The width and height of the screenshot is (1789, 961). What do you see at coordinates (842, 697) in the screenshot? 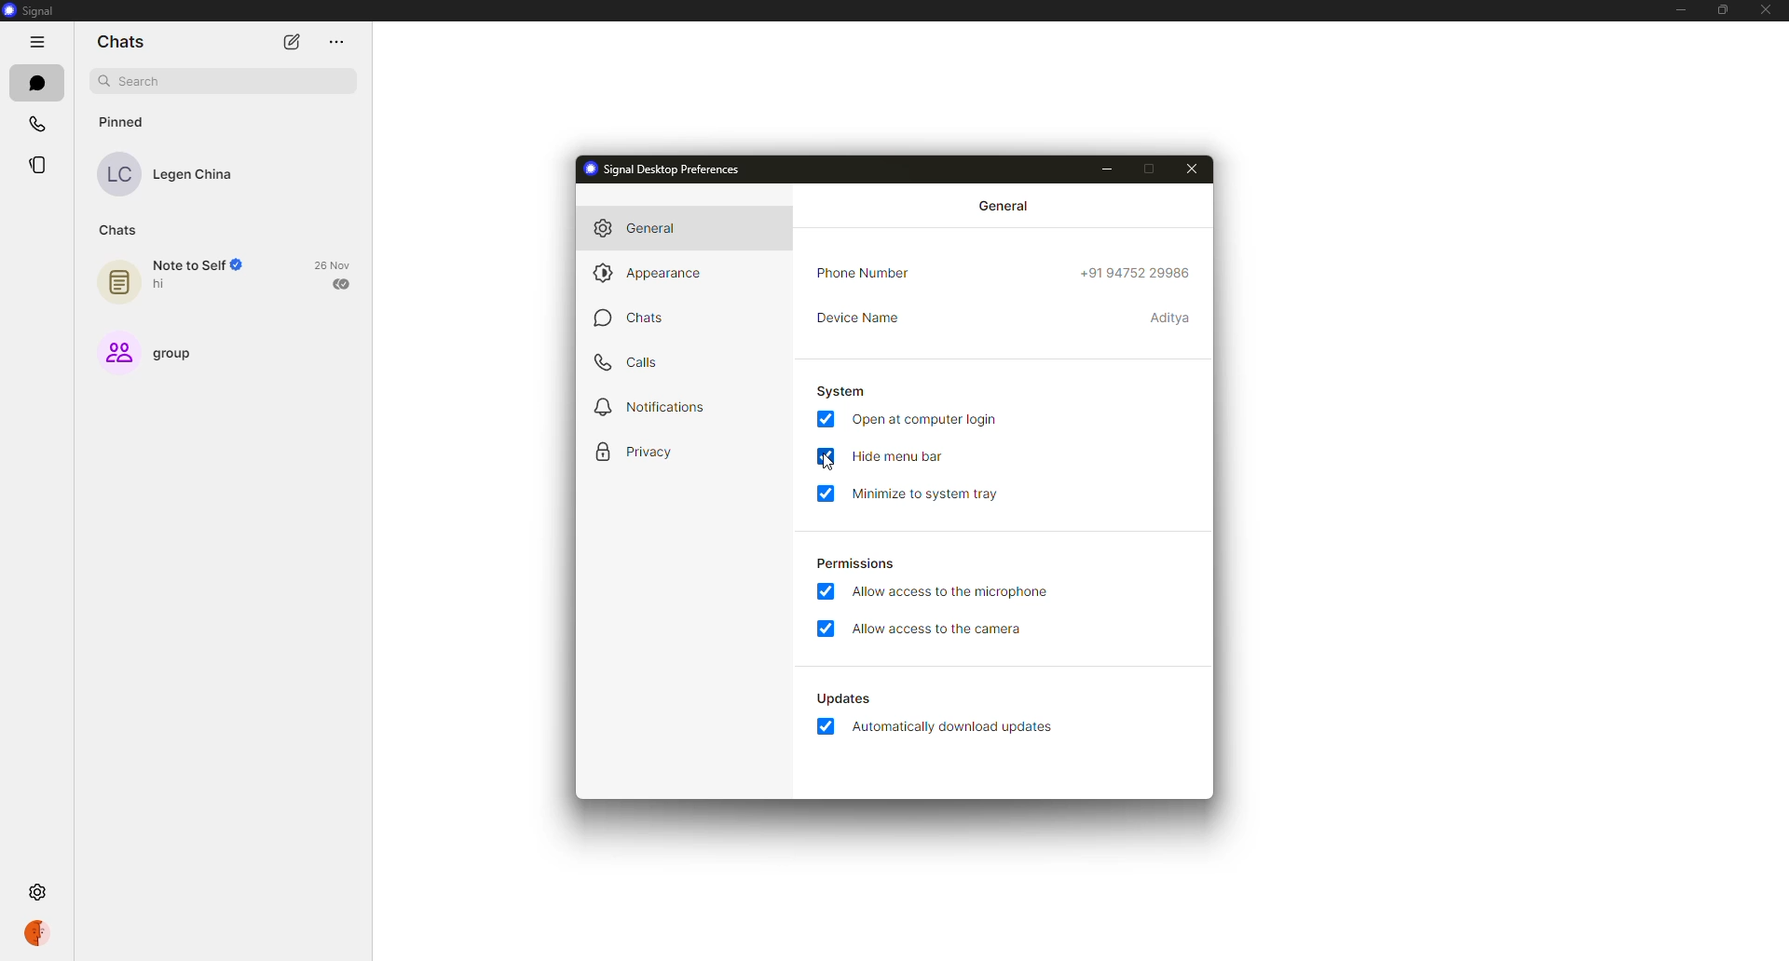
I see `updates` at bounding box center [842, 697].